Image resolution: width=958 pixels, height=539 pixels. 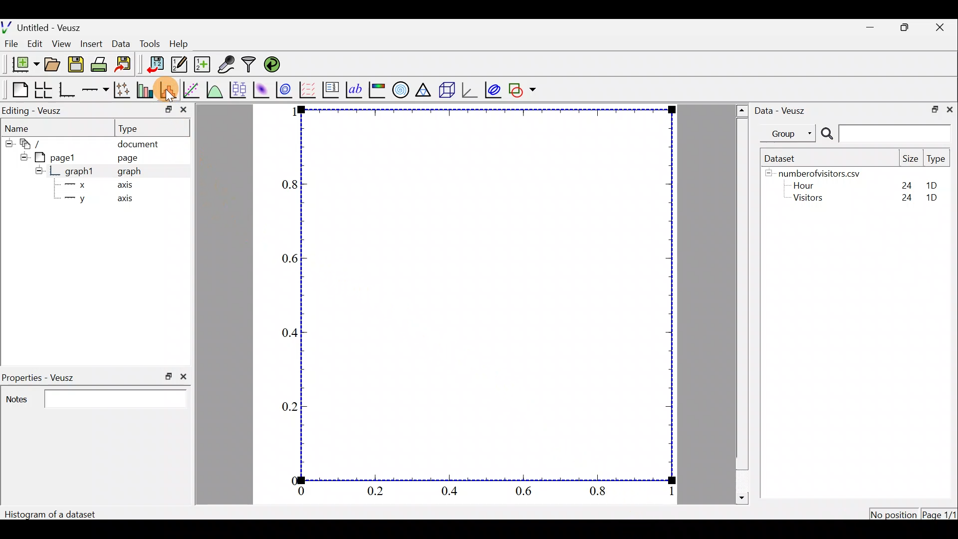 What do you see at coordinates (123, 90) in the screenshot?
I see `plot points with lines and error bars` at bounding box center [123, 90].